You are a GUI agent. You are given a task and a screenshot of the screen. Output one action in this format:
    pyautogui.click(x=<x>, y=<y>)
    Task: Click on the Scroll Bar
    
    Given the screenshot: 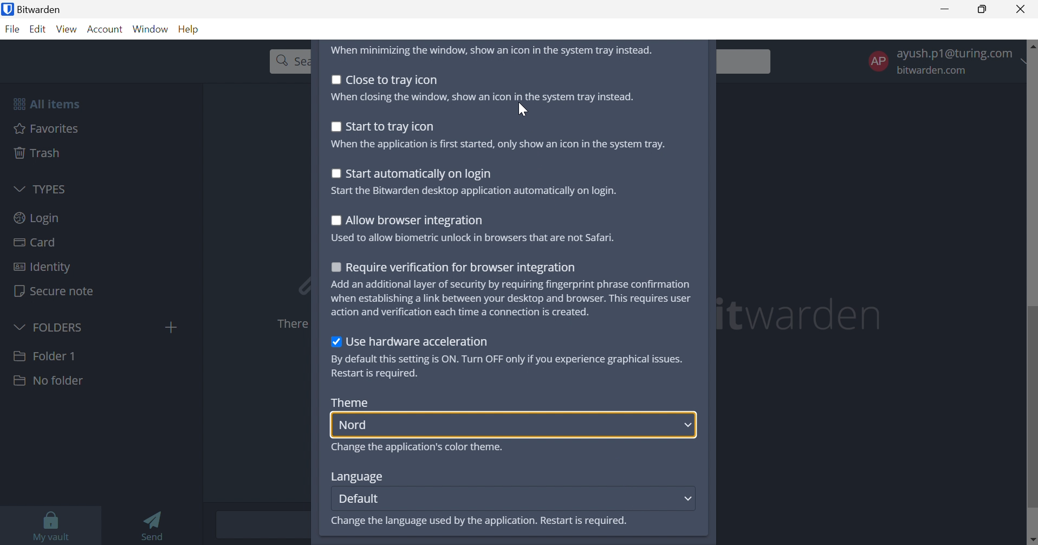 What is the action you would take?
    pyautogui.click(x=1031, y=291)
    